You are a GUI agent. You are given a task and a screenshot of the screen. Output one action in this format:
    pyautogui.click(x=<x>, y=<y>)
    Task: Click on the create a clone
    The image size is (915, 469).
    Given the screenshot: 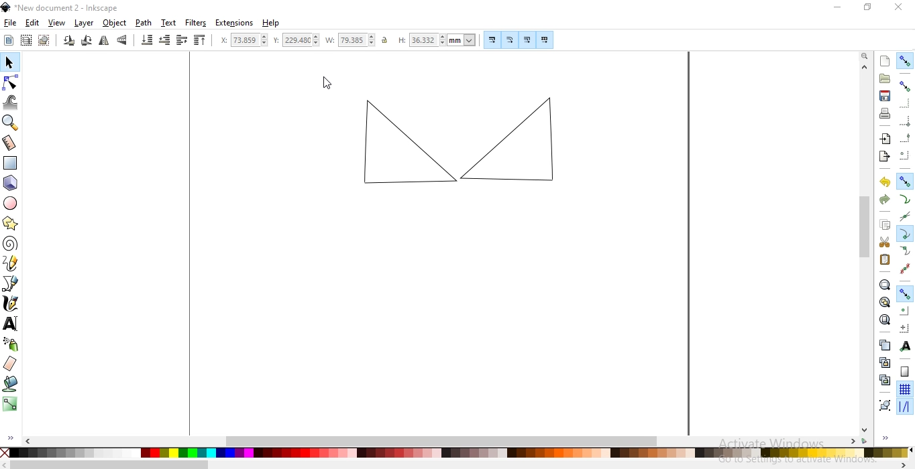 What is the action you would take?
    pyautogui.click(x=883, y=362)
    